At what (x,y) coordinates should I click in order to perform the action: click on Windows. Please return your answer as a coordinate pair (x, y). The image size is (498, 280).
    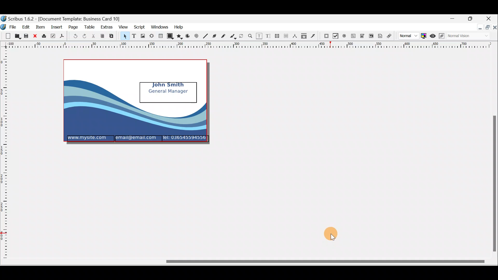
    Looking at the image, I should click on (161, 28).